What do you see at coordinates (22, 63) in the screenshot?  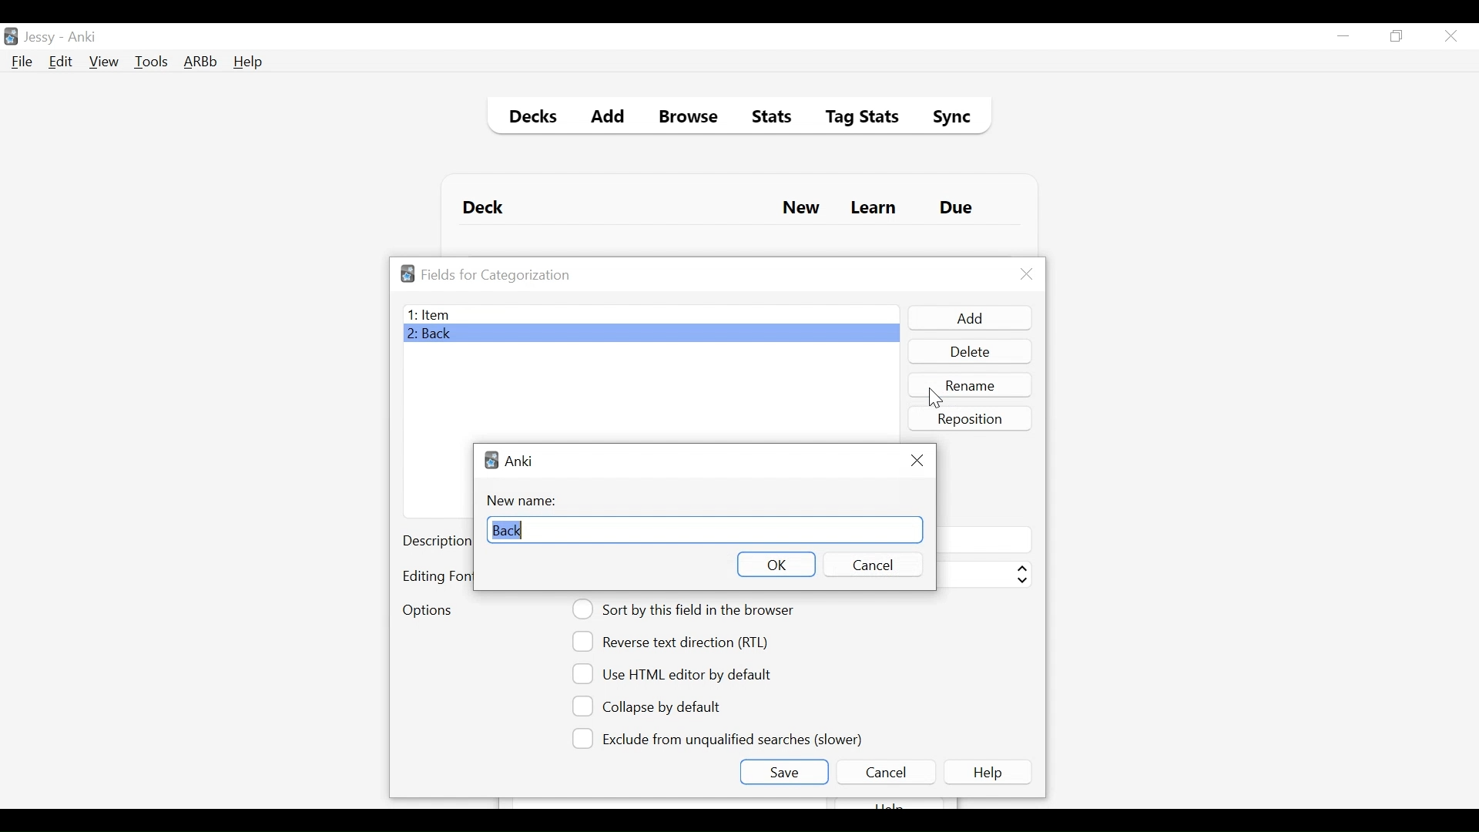 I see `File` at bounding box center [22, 63].